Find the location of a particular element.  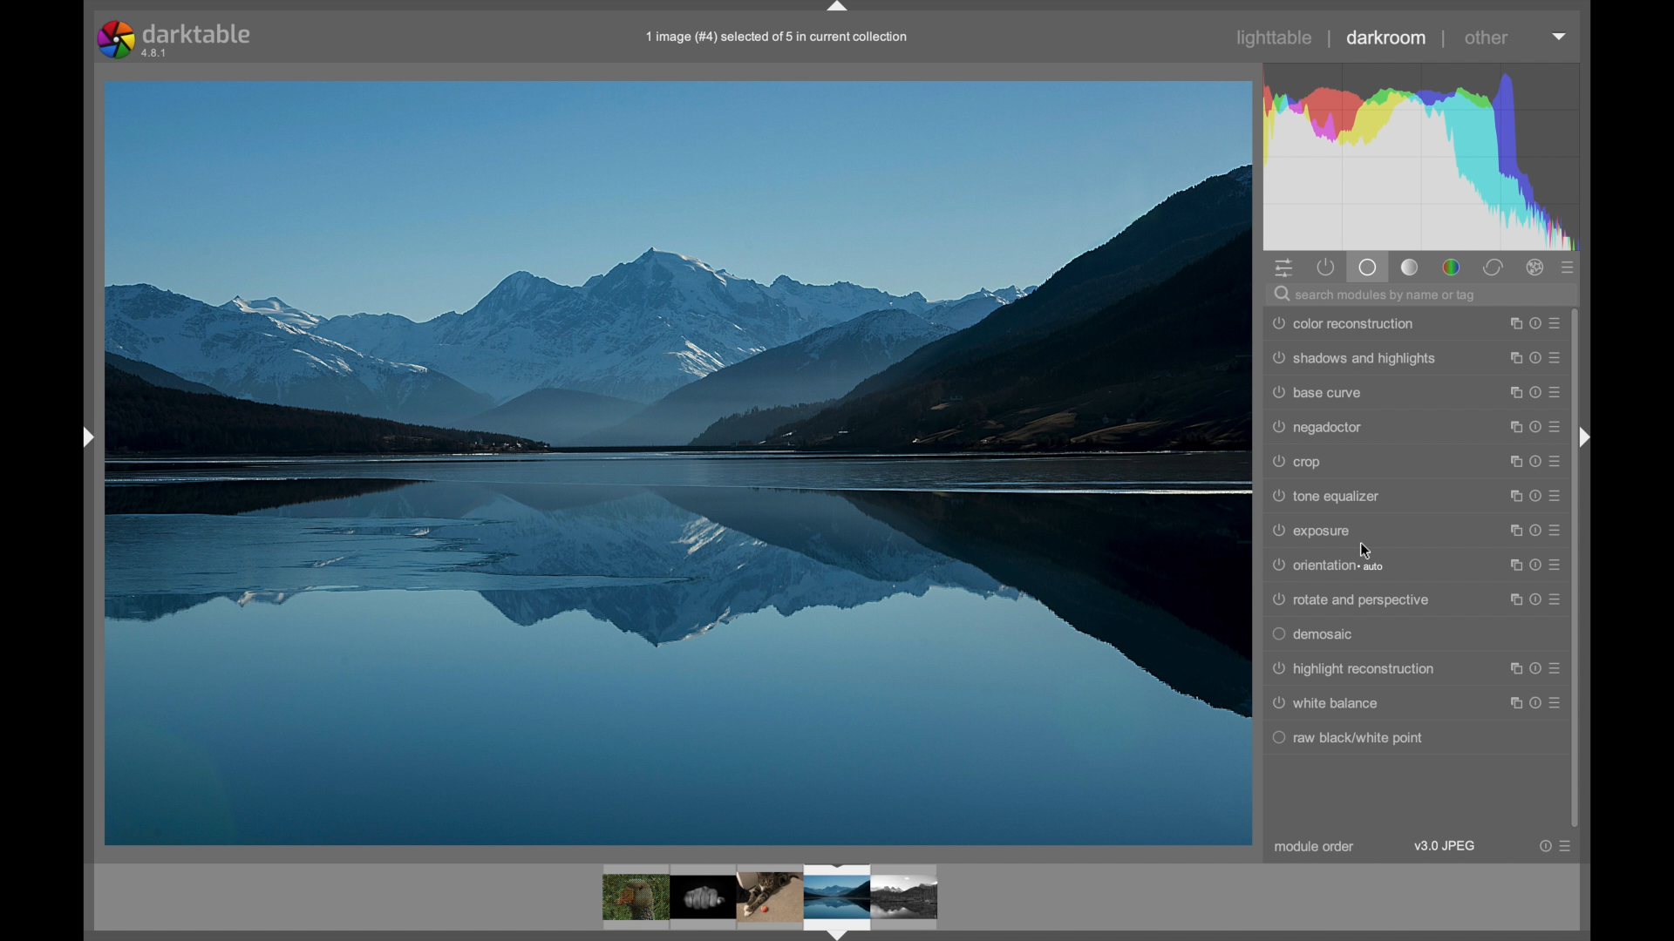

cursor is located at coordinates (1369, 551).